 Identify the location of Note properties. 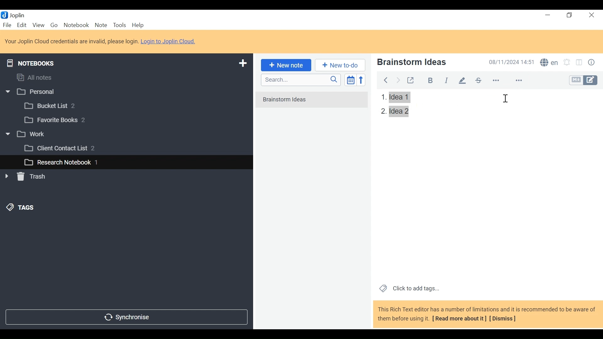
(593, 63).